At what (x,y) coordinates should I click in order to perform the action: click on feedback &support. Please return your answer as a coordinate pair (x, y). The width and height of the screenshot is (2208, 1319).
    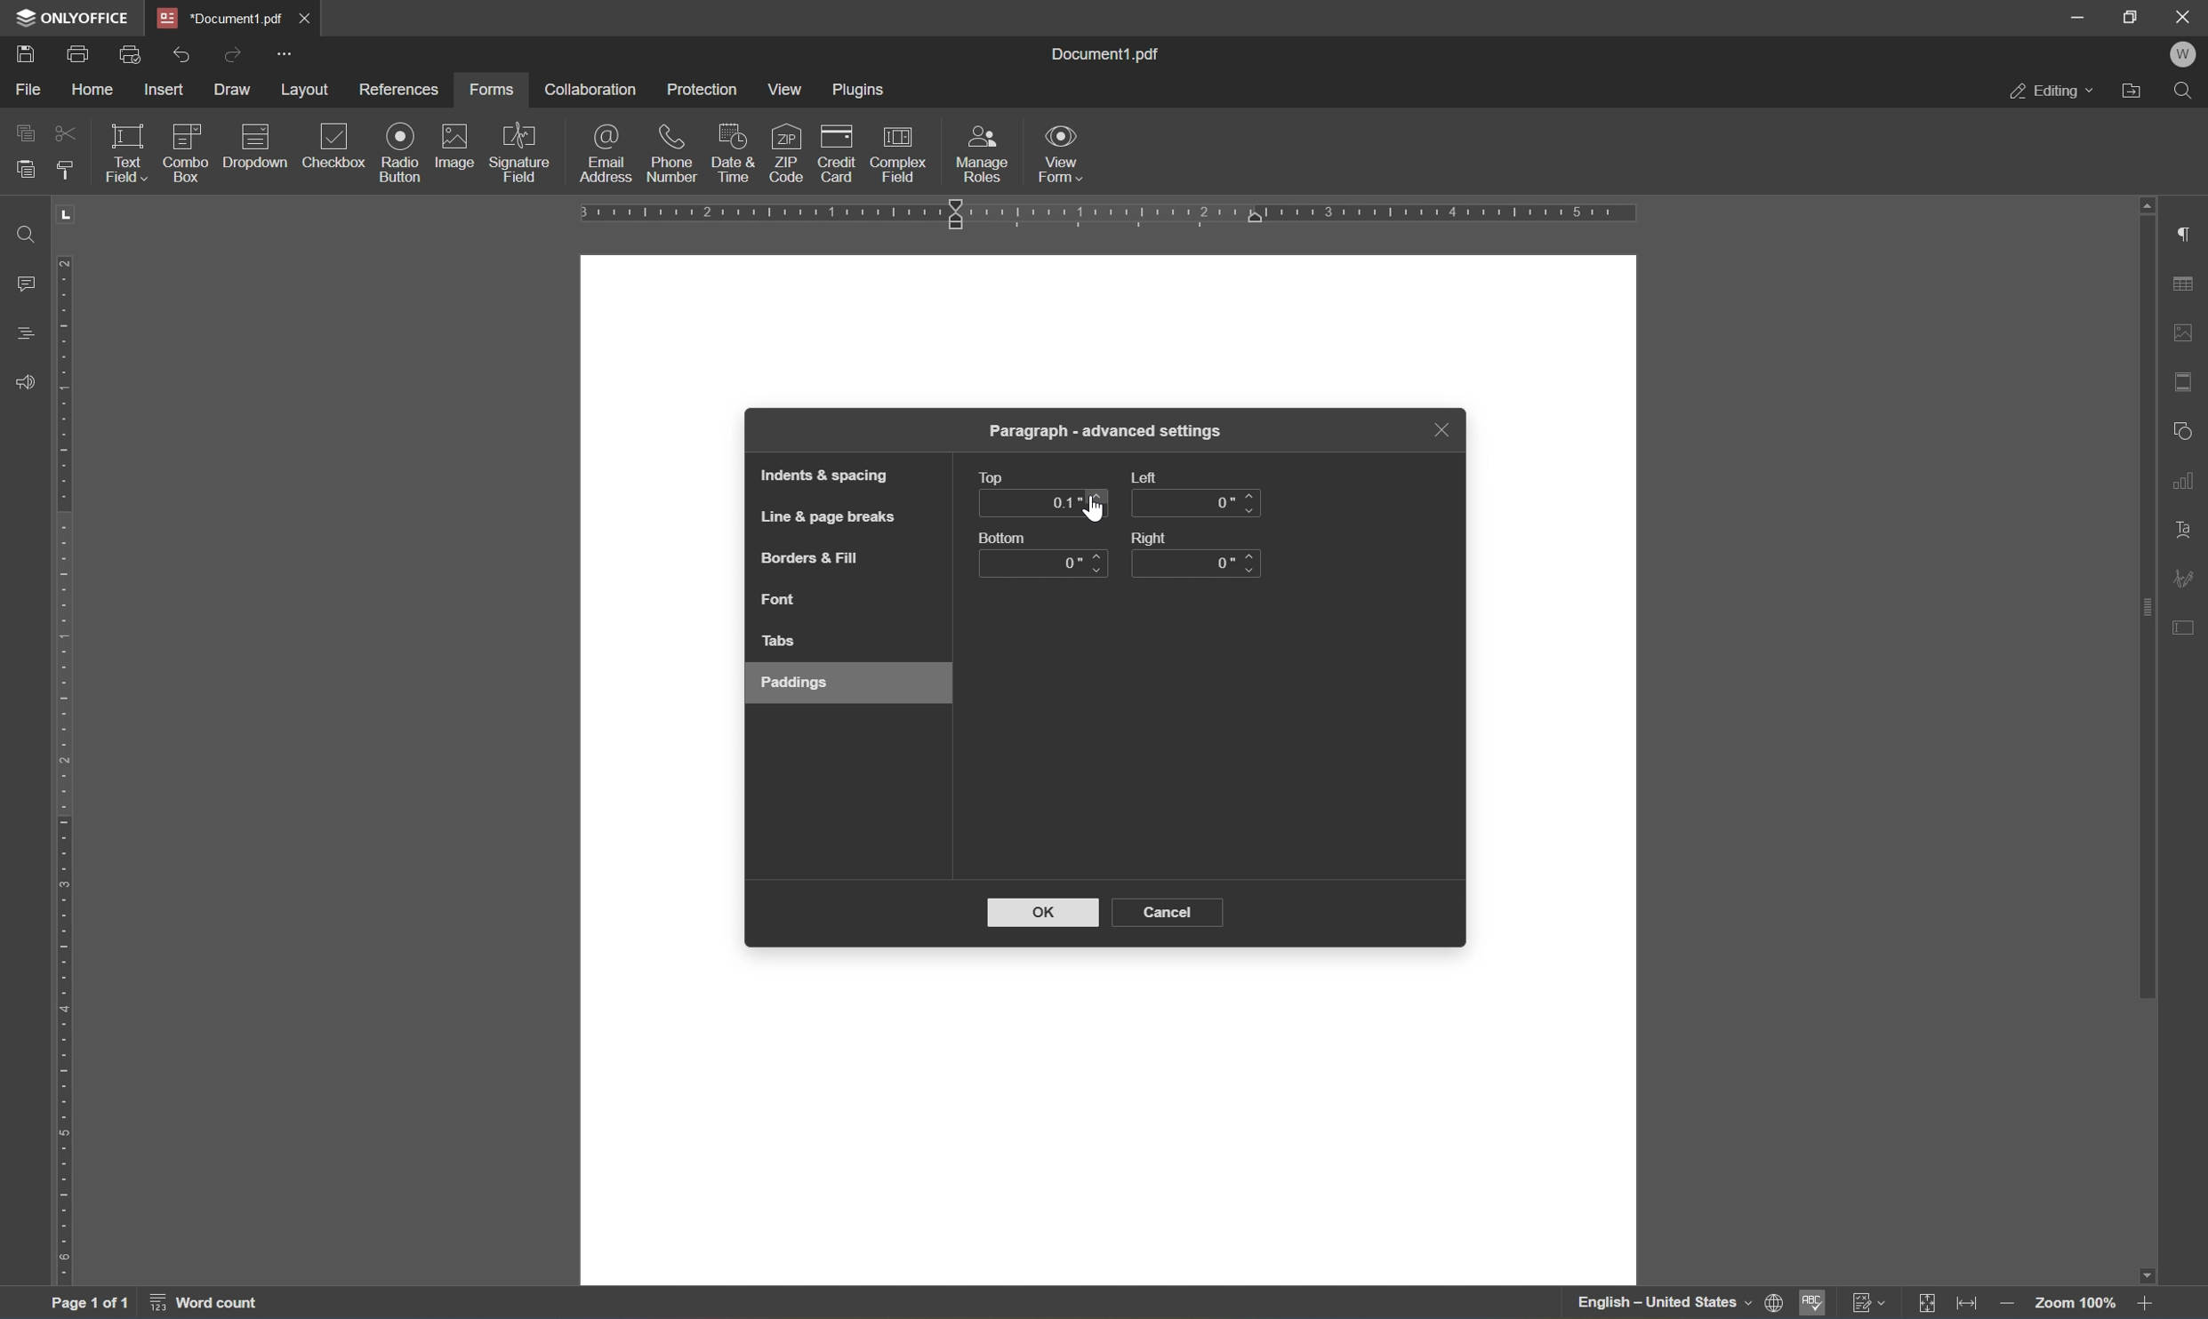
    Looking at the image, I should click on (27, 380).